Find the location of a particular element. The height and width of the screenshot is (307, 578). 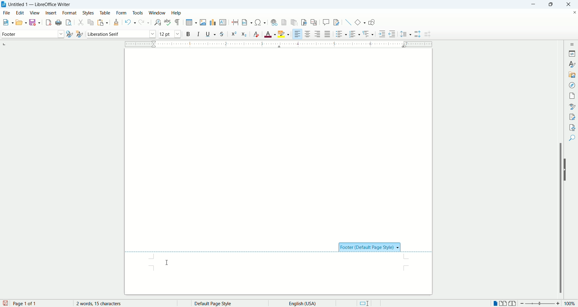

ordered list is located at coordinates (355, 34).